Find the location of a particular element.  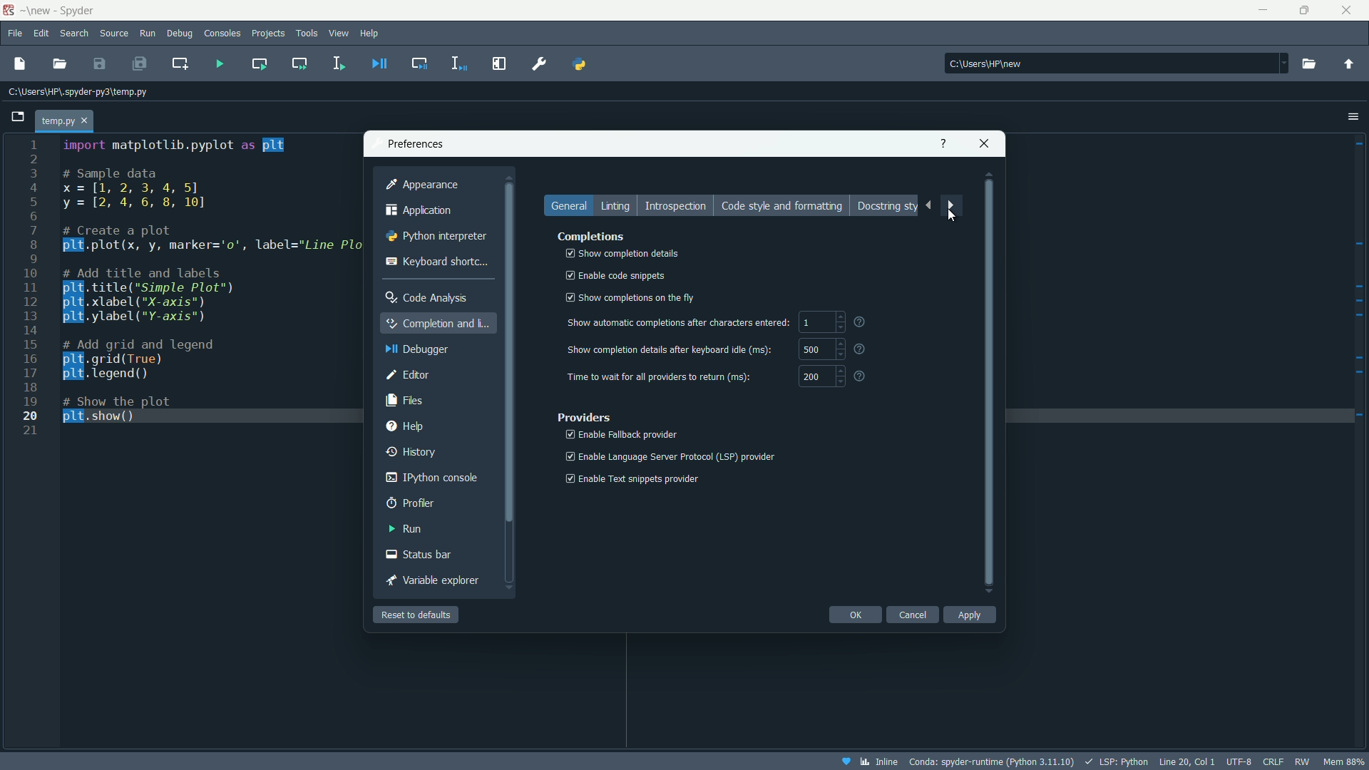

projects is located at coordinates (268, 34).